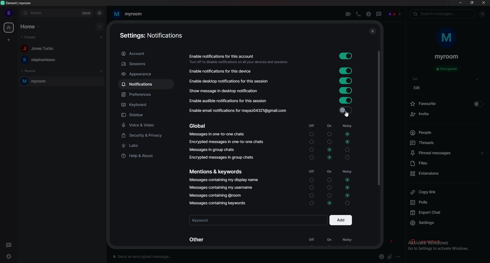 Image resolution: width=490 pixels, height=263 pixels. Describe the element at coordinates (145, 256) in the screenshot. I see `message box` at that location.